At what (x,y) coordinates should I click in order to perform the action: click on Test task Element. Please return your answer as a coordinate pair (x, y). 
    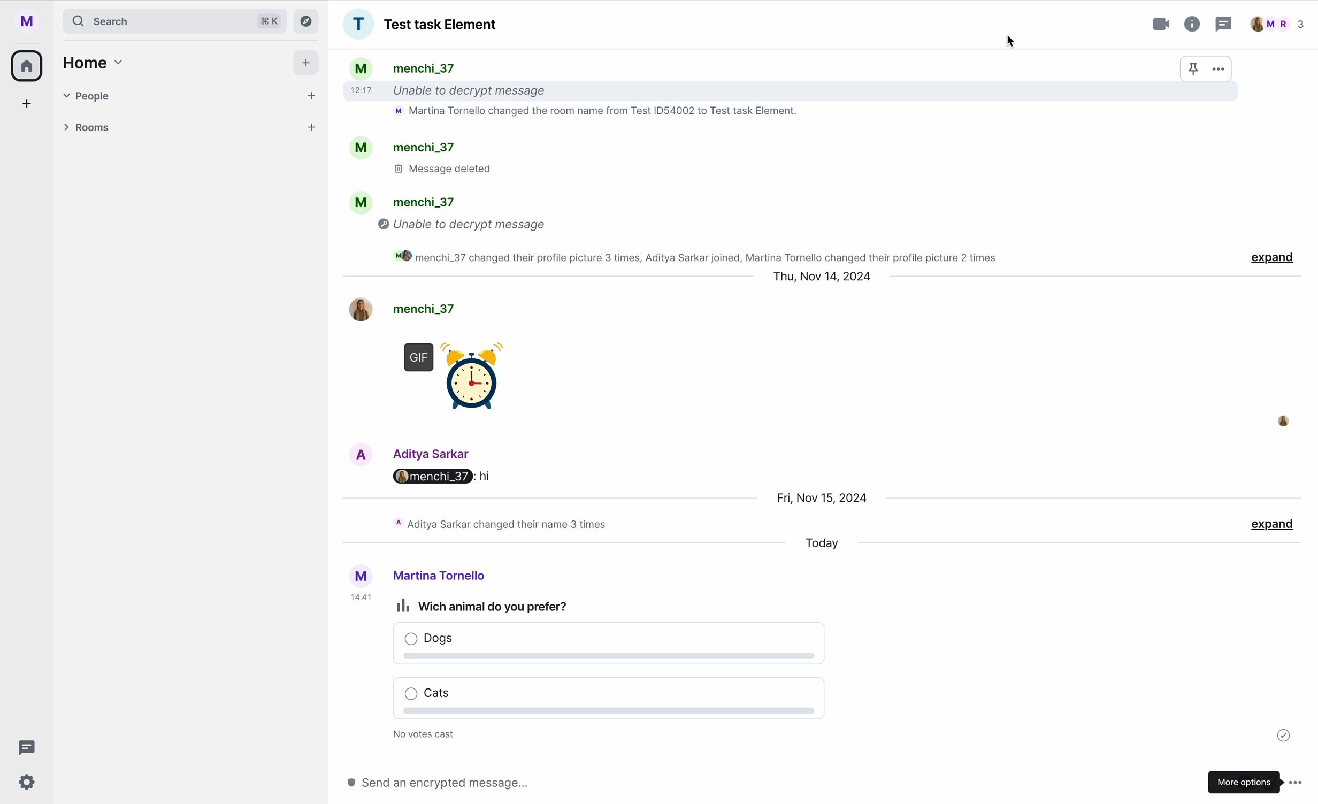
    Looking at the image, I should click on (420, 24).